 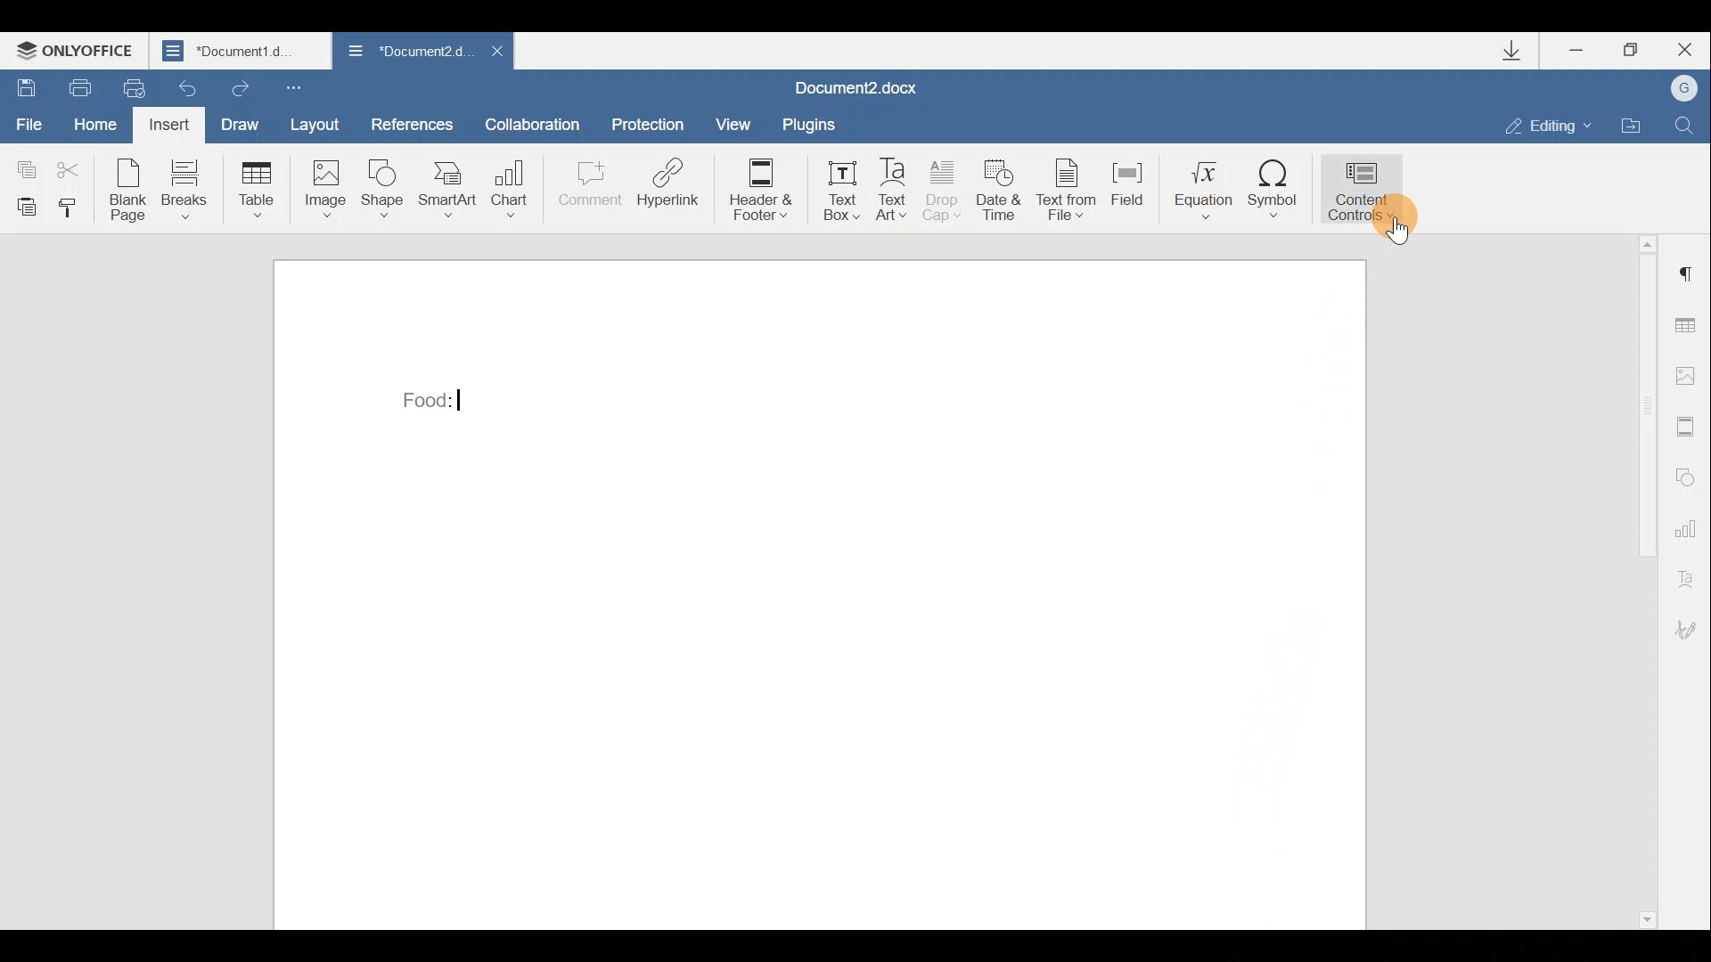 I want to click on Close, so click(x=1682, y=50).